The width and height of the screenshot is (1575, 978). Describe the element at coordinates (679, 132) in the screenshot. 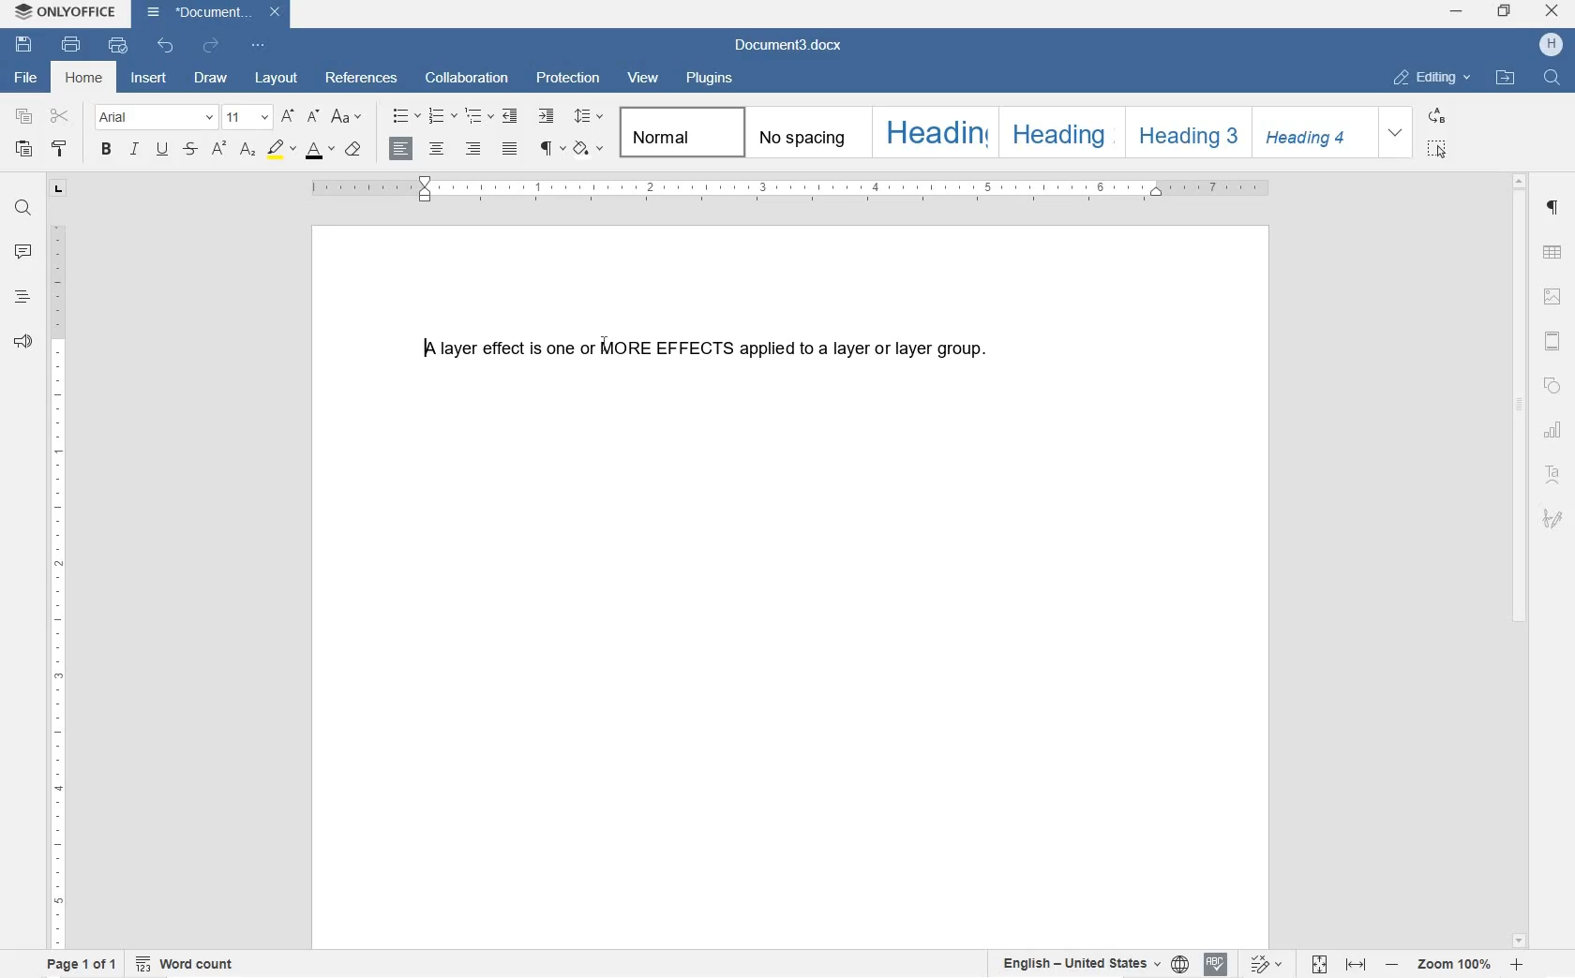

I see `NORMAL` at that location.